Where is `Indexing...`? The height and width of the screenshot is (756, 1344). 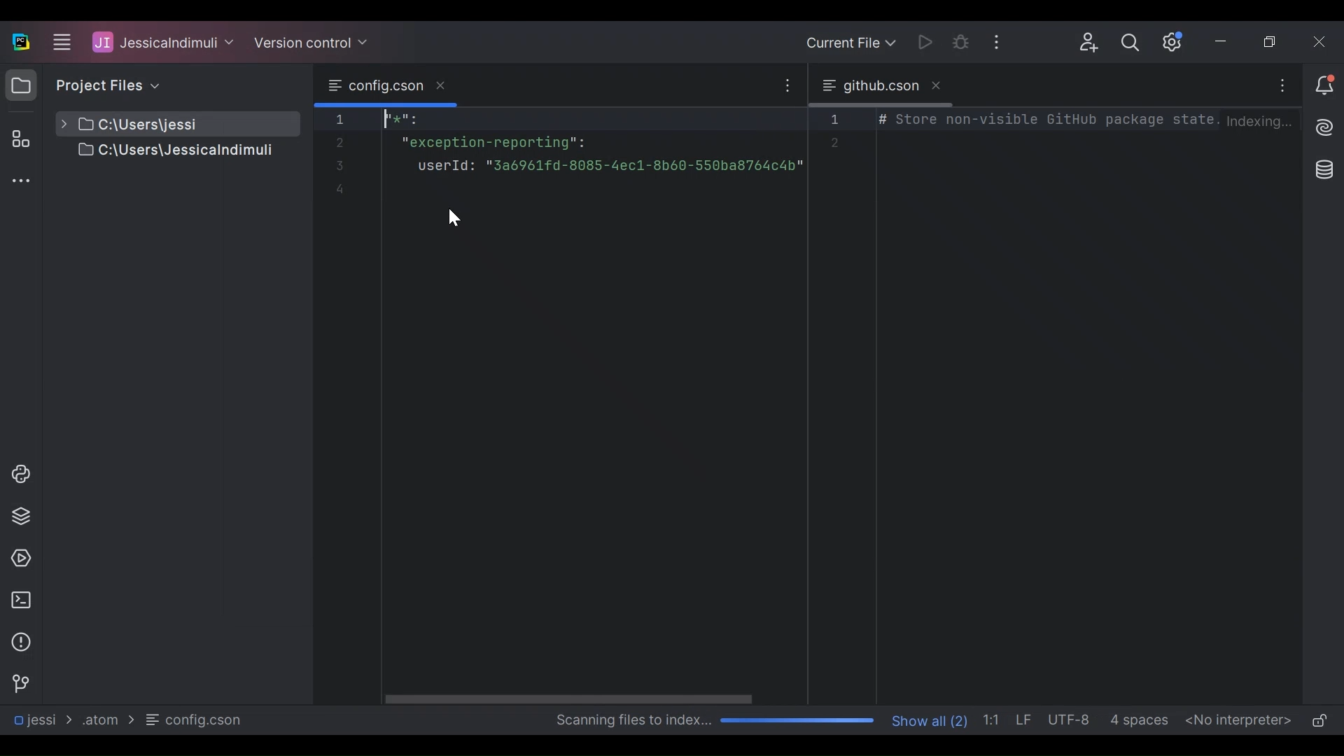 Indexing... is located at coordinates (1263, 121).